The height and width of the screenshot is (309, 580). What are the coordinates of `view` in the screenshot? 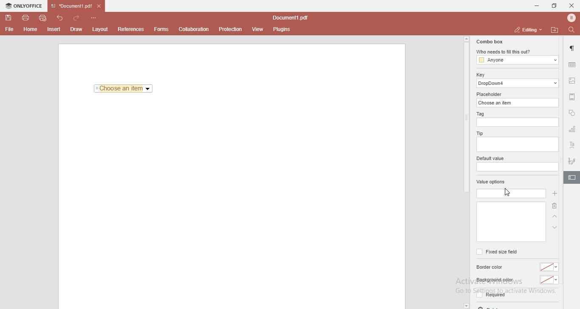 It's located at (258, 29).